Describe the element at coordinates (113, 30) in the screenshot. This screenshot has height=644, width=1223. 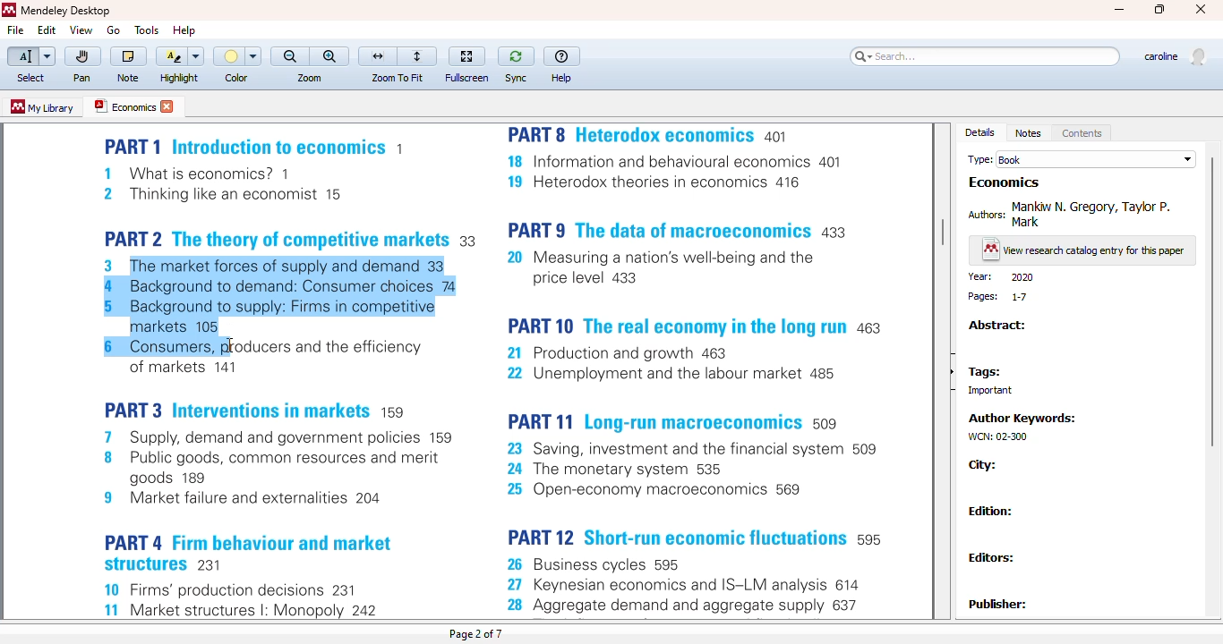
I see `go` at that location.